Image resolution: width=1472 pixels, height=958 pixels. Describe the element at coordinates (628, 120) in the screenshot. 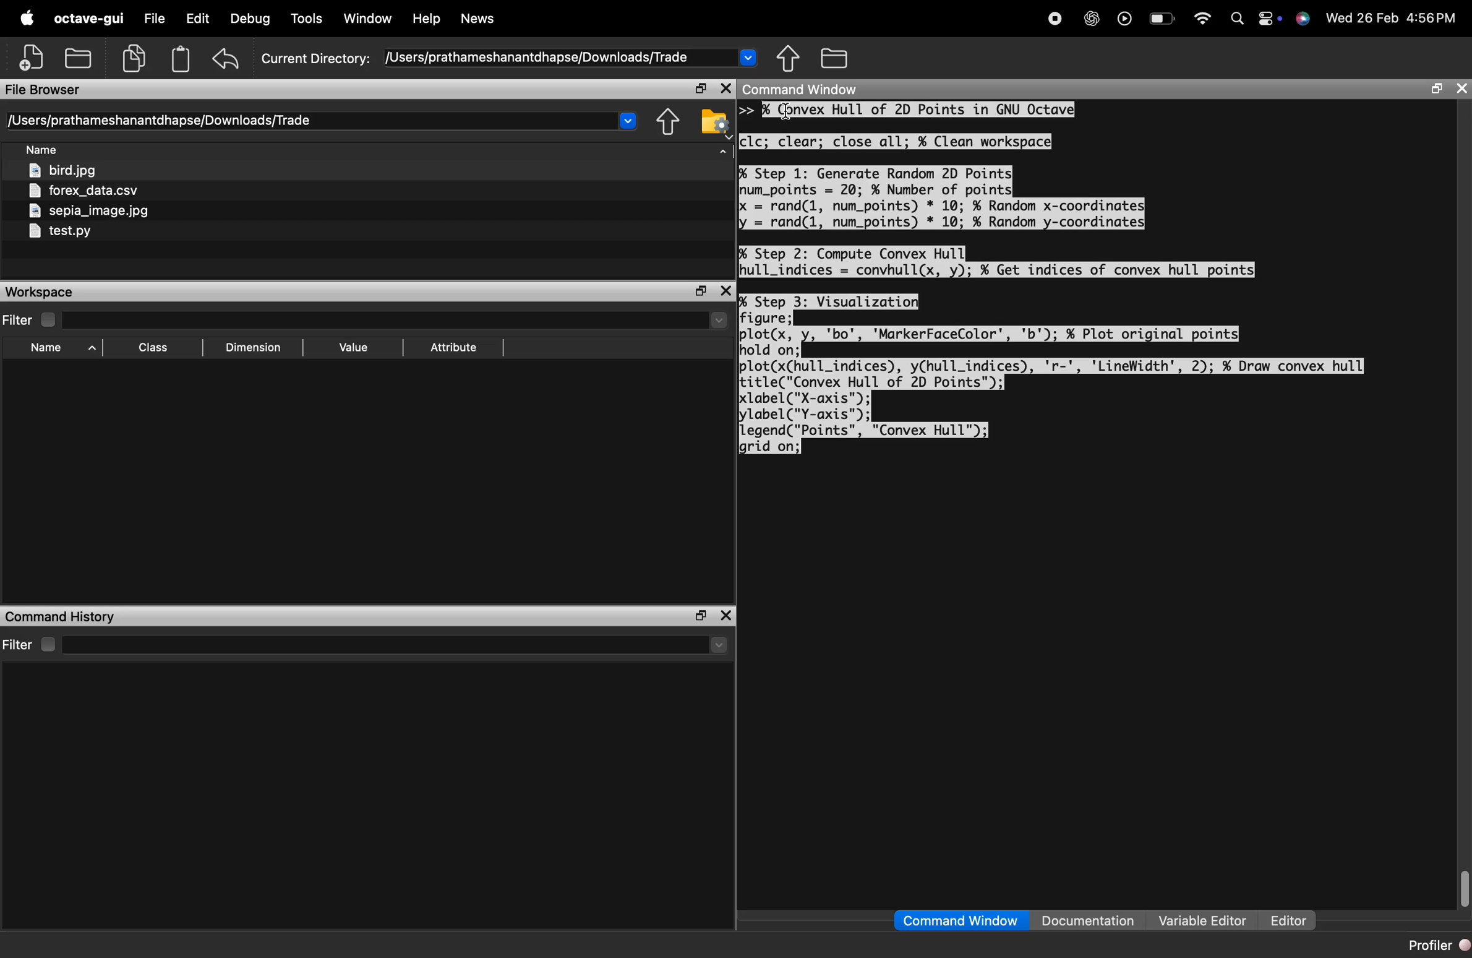

I see `Drop-down ` at that location.